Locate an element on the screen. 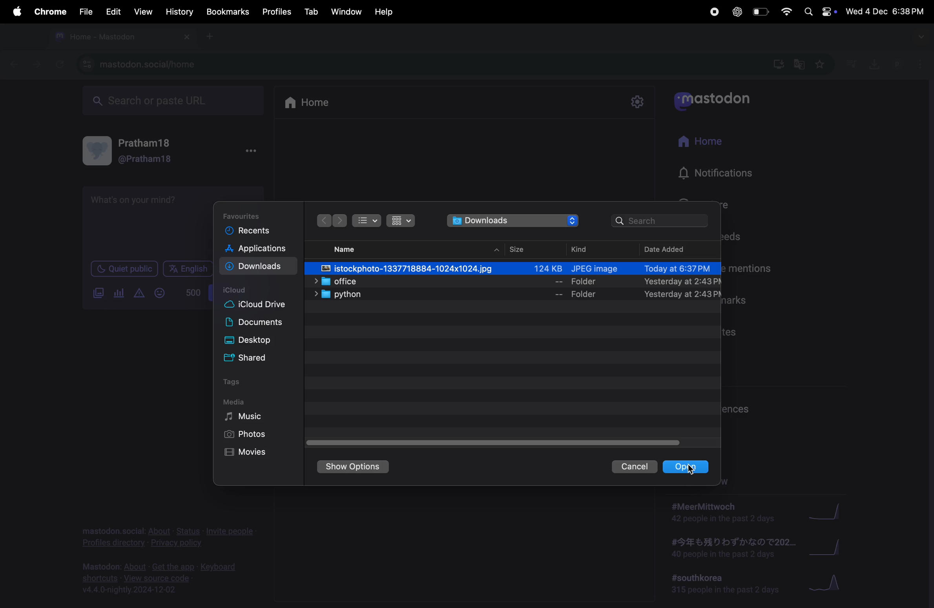  music is located at coordinates (852, 65).